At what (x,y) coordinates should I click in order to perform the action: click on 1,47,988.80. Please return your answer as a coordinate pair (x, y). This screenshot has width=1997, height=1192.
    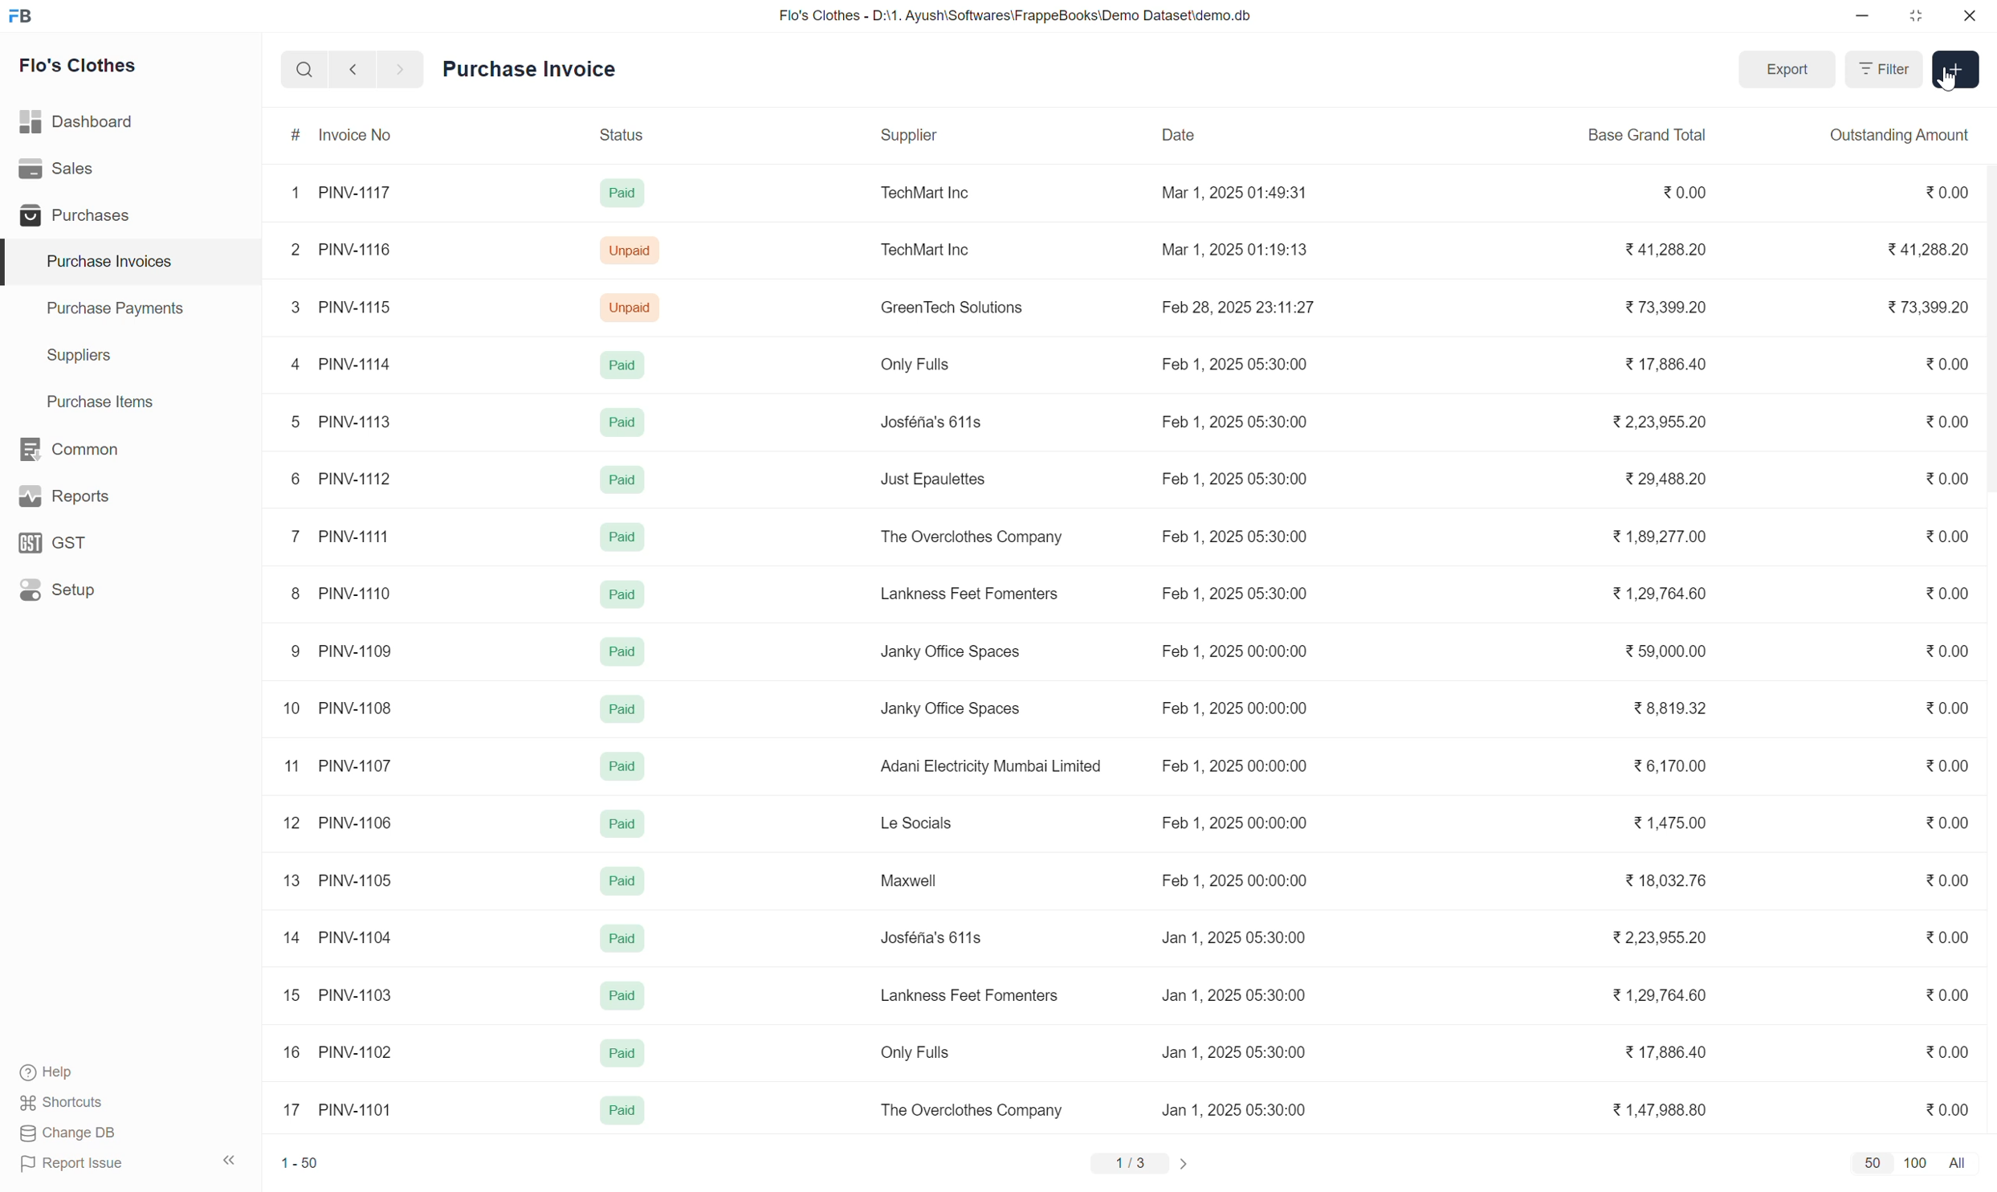
    Looking at the image, I should click on (1659, 1110).